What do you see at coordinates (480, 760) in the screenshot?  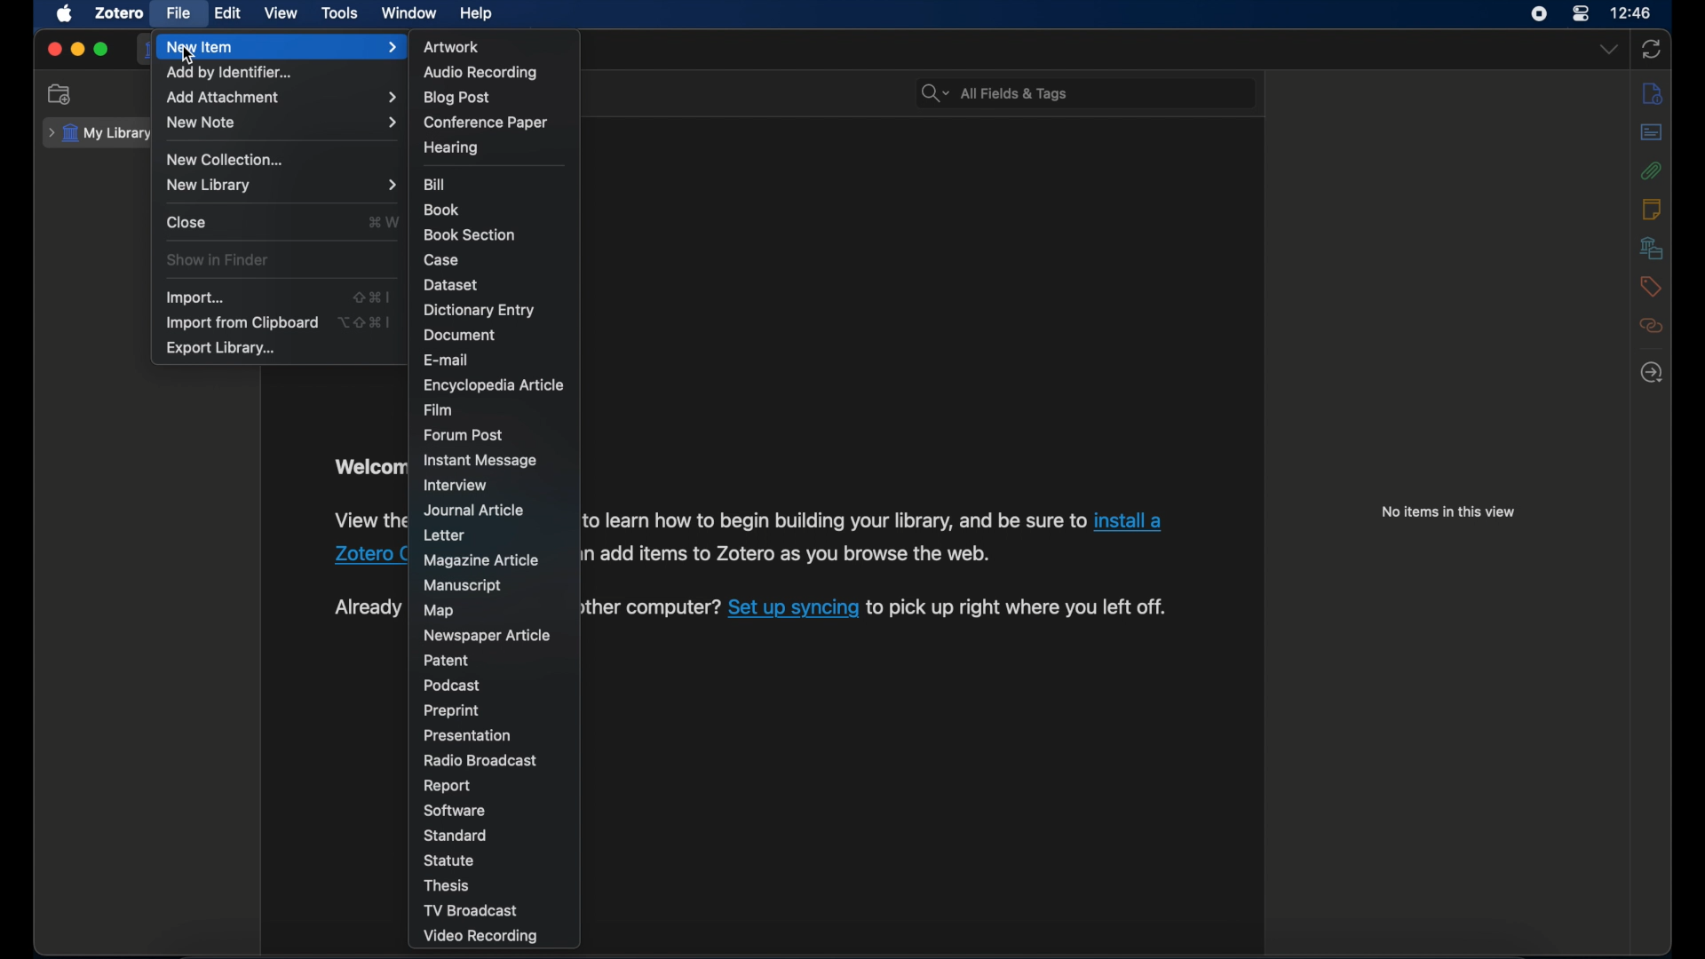 I see `radio broadcast` at bounding box center [480, 760].